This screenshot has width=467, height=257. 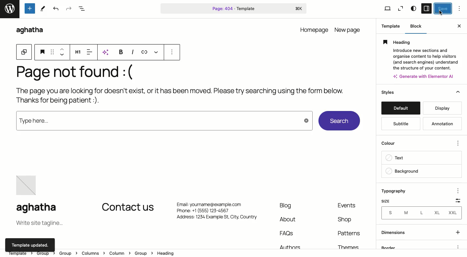 I want to click on Close, so click(x=460, y=26).